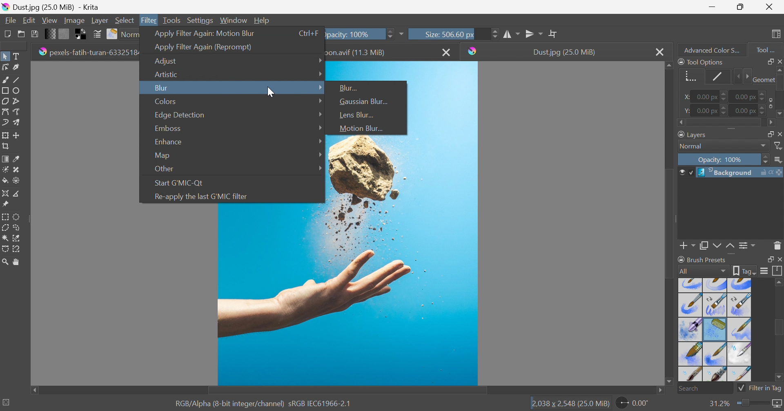 This screenshot has height=411, width=784. Describe the element at coordinates (751, 403) in the screenshot. I see `Slider` at that location.